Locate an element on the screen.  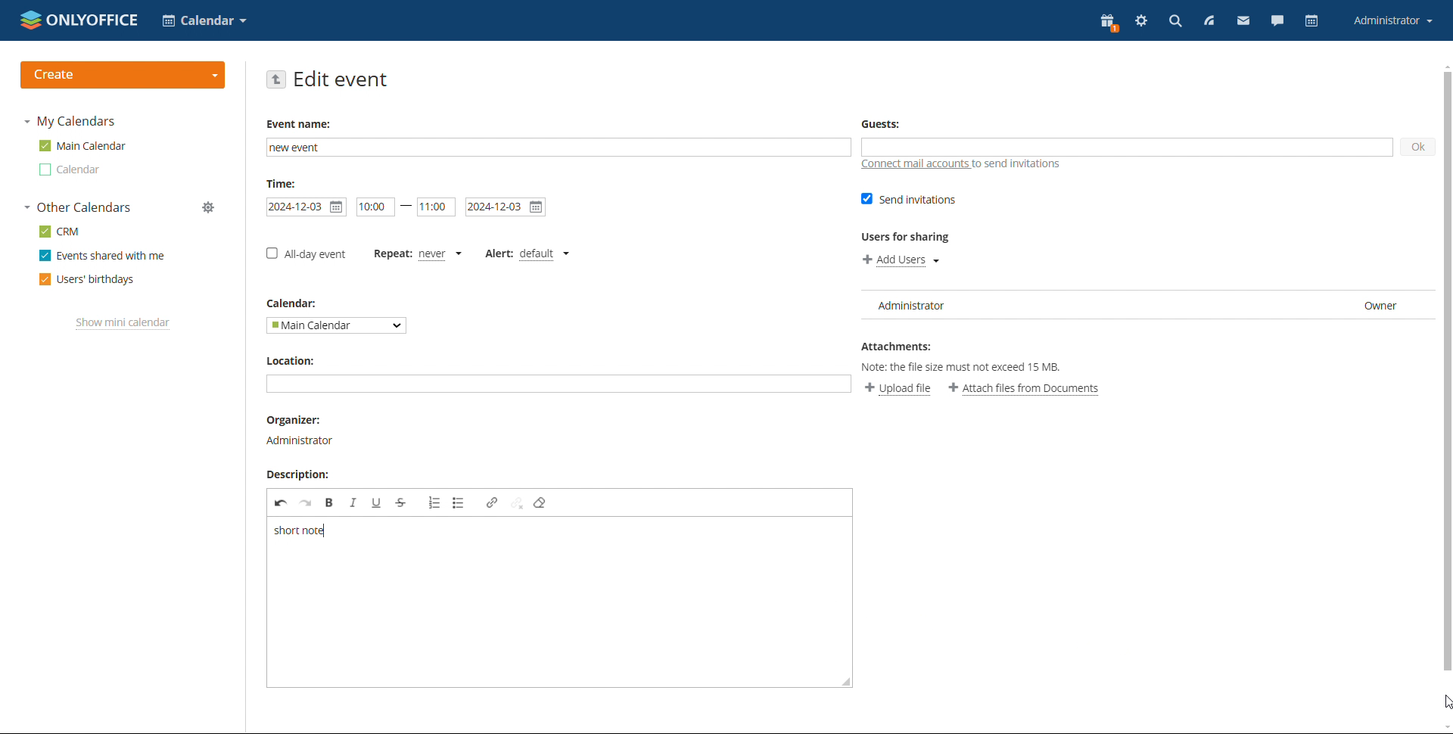
crm is located at coordinates (60, 231).